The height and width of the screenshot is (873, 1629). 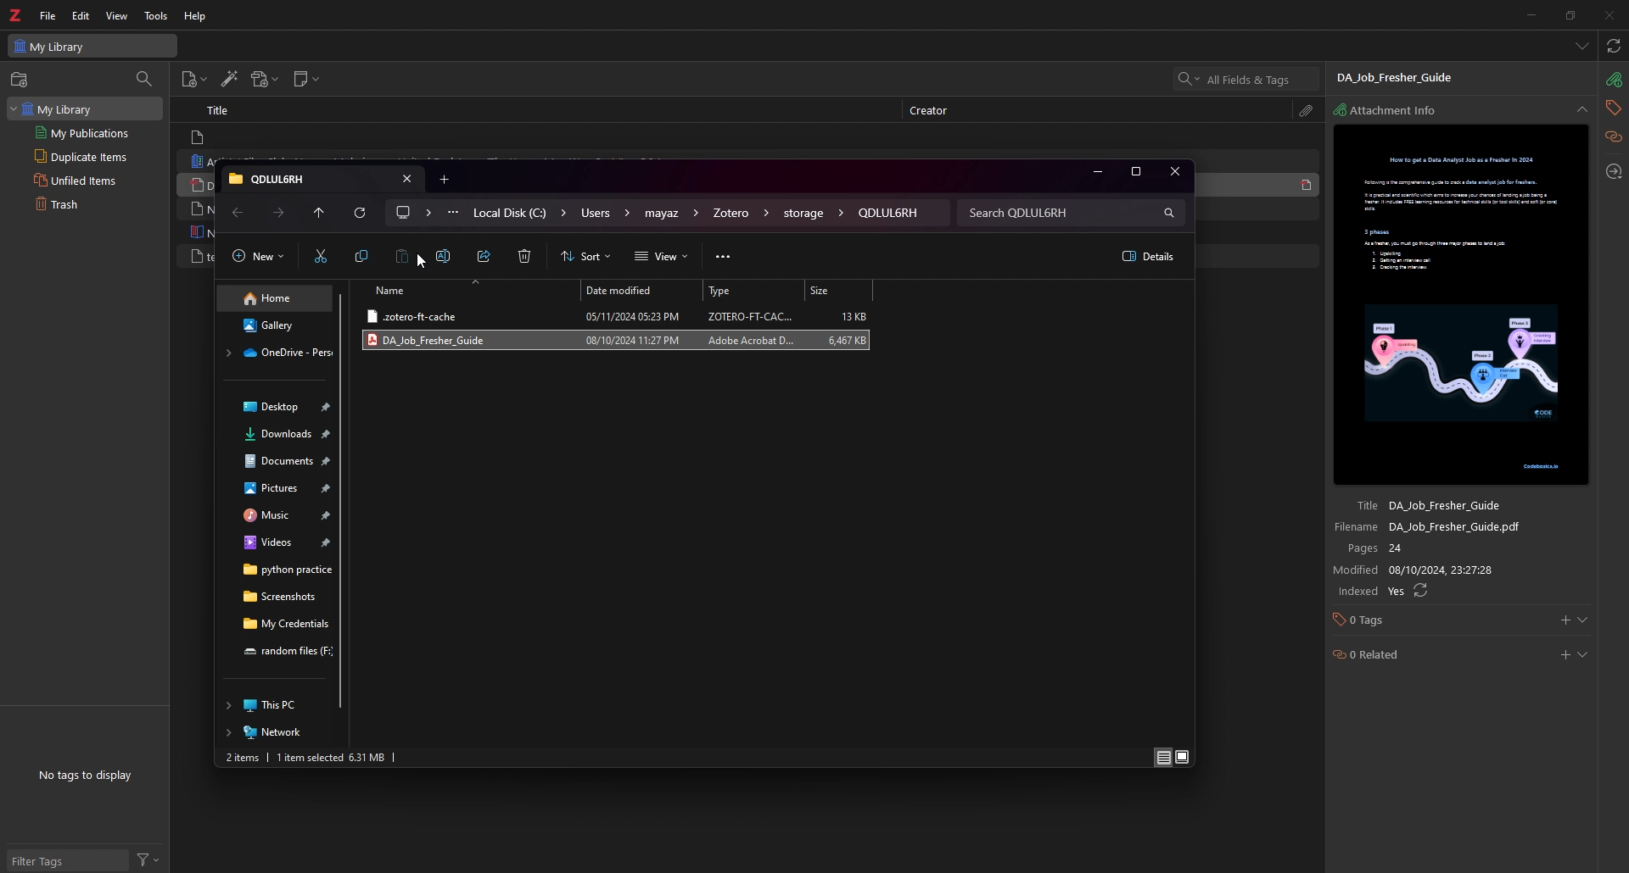 What do you see at coordinates (278, 542) in the screenshot?
I see `videos` at bounding box center [278, 542].